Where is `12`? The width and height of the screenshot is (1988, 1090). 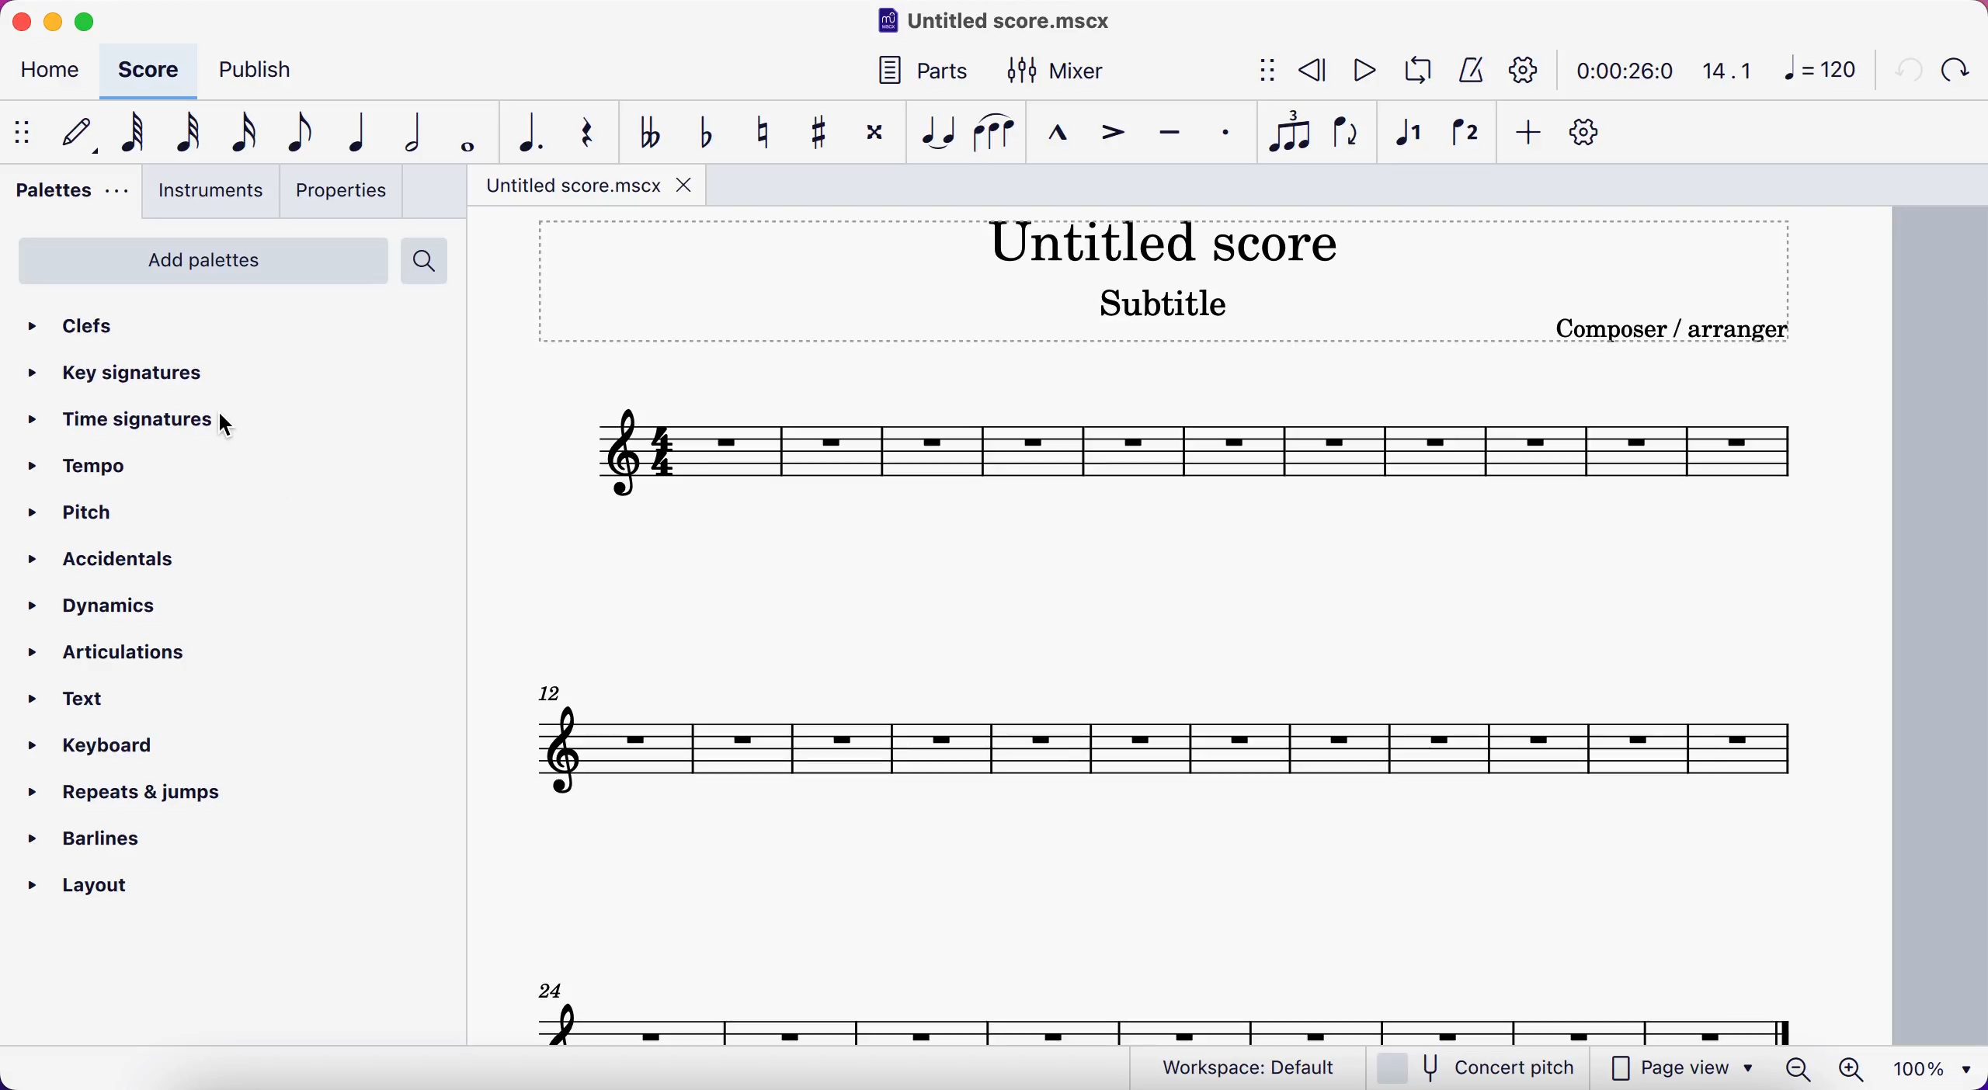 12 is located at coordinates (552, 692).